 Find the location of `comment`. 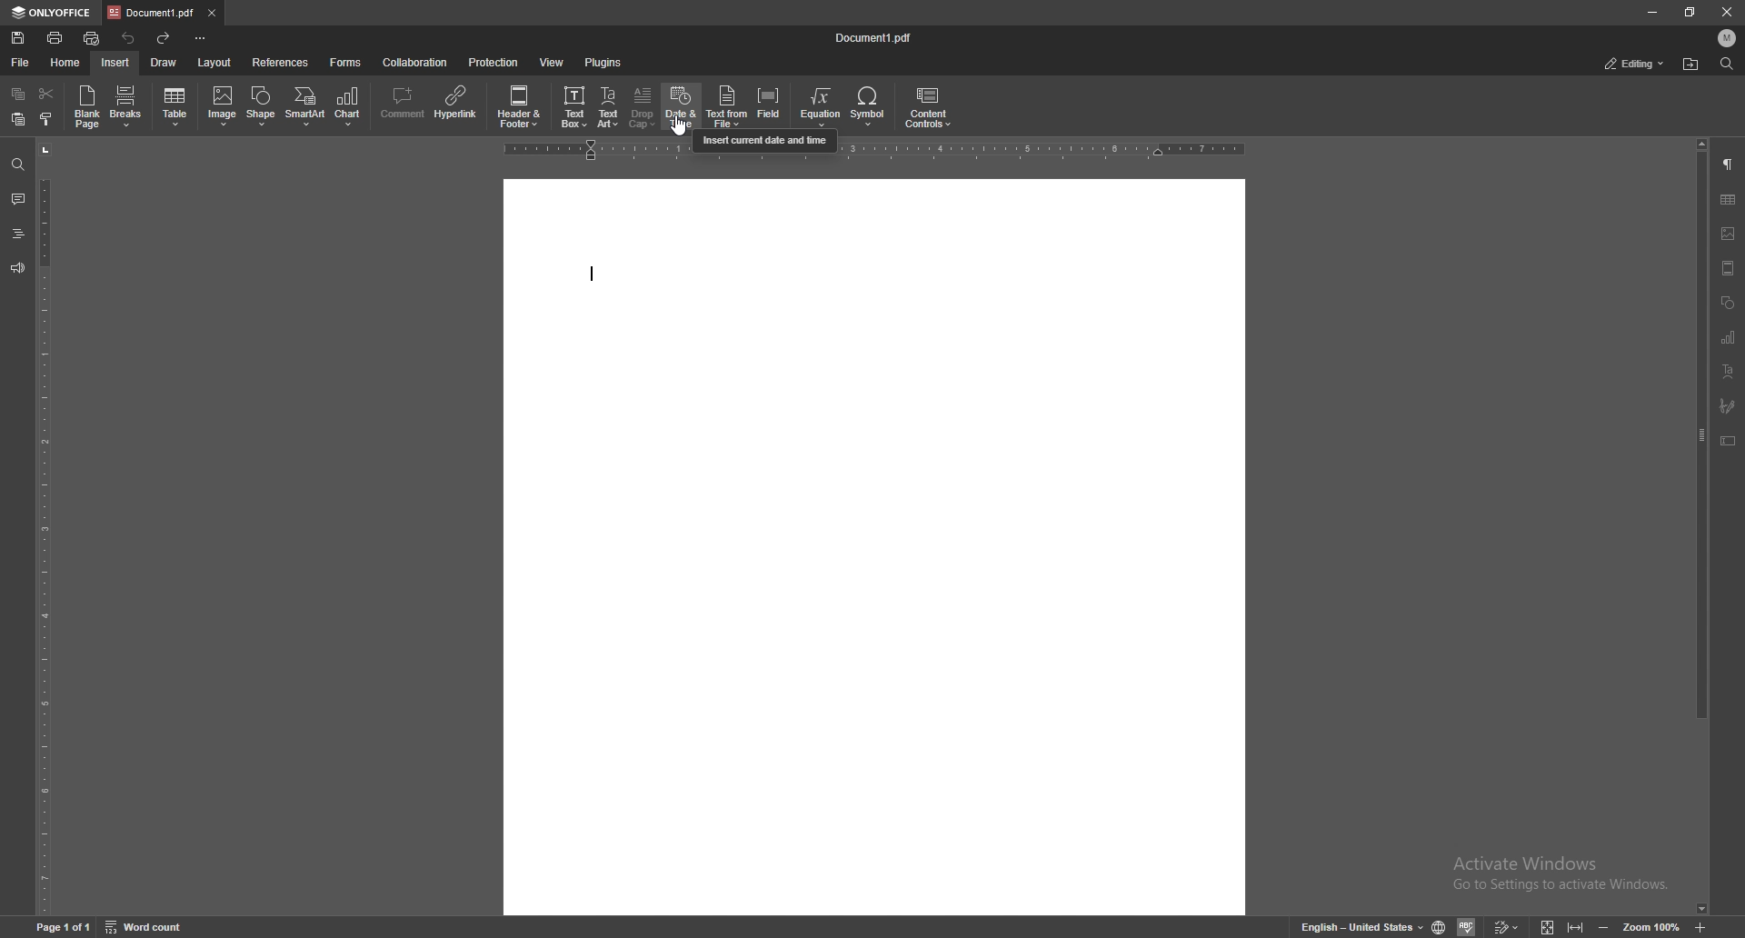

comment is located at coordinates (17, 199).